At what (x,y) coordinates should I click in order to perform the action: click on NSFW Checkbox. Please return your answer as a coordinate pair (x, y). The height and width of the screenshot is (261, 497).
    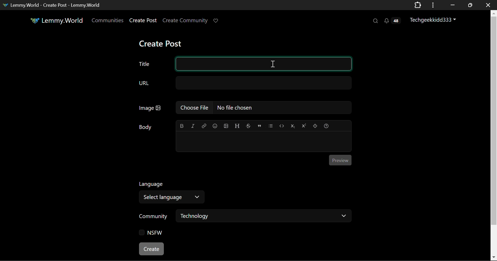
    Looking at the image, I should click on (153, 234).